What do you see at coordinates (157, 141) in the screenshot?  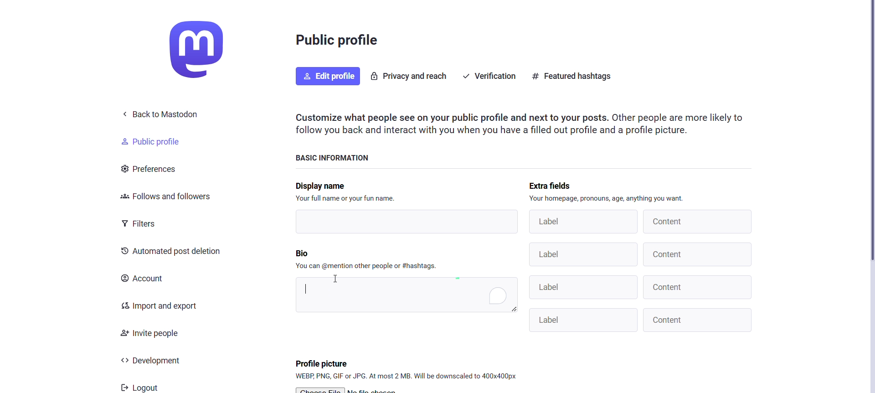 I see `Public Profile` at bounding box center [157, 141].